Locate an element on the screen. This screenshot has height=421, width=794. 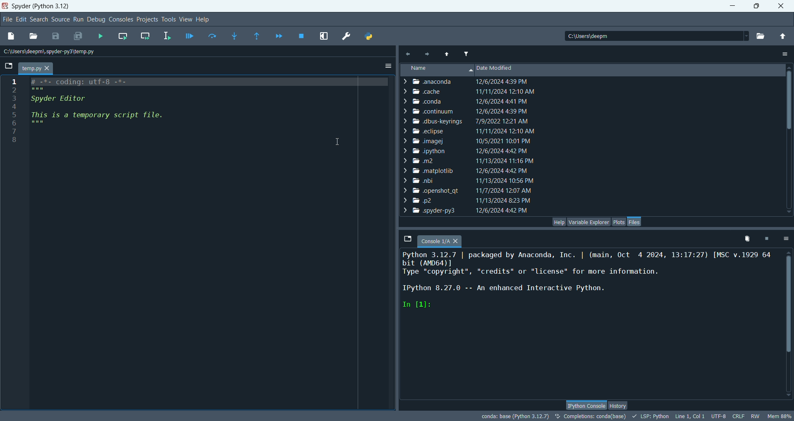
options is located at coordinates (389, 66).